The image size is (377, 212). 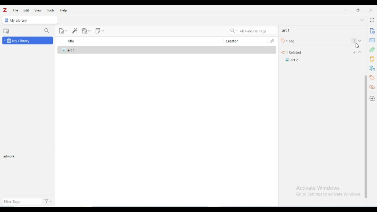 What do you see at coordinates (100, 31) in the screenshot?
I see `new note` at bounding box center [100, 31].